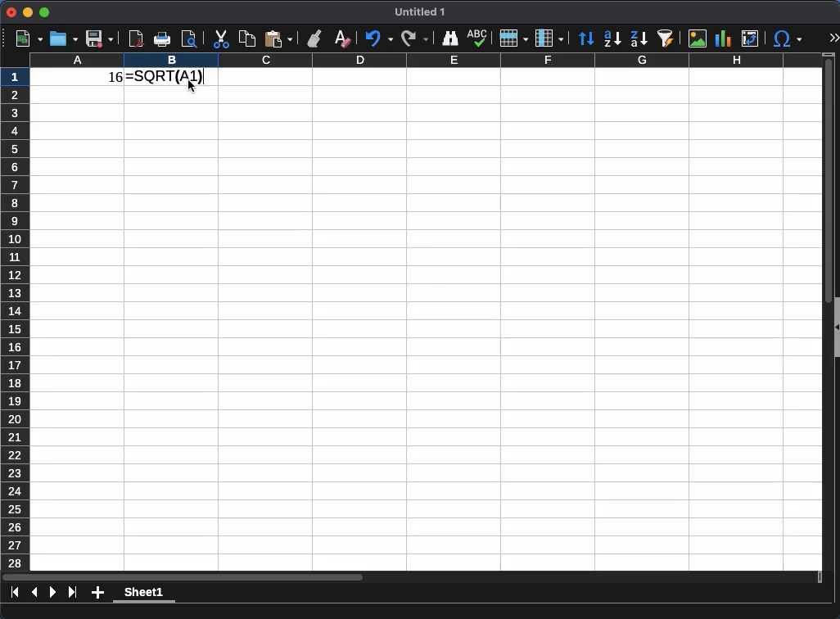 The width and height of the screenshot is (840, 619). I want to click on image, so click(698, 39).